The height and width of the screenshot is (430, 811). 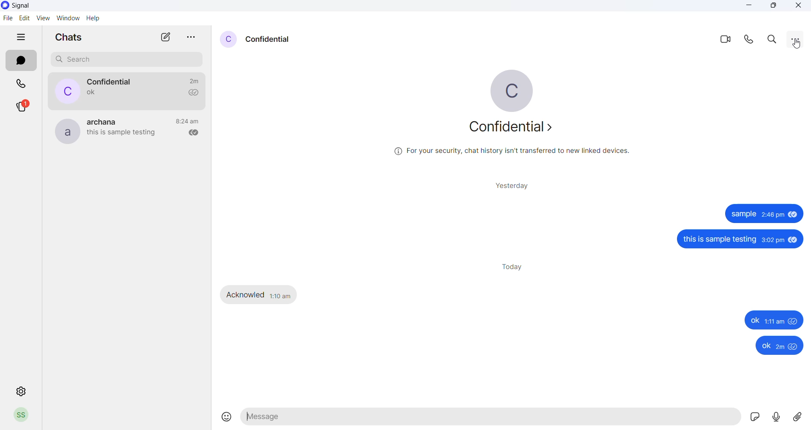 I want to click on calls, so click(x=22, y=83).